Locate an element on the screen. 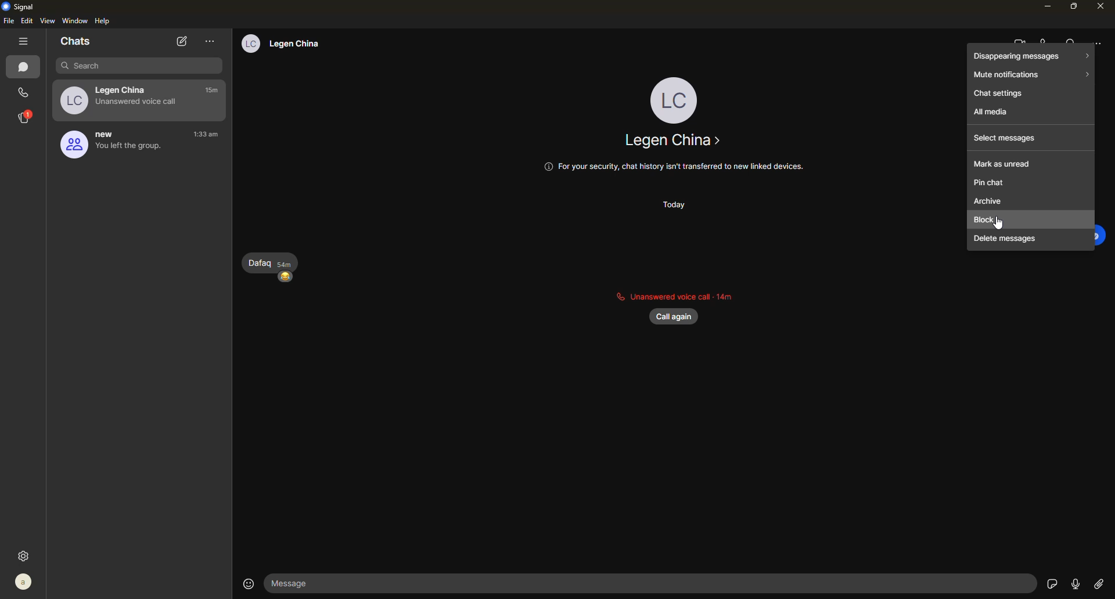  minimize is located at coordinates (1041, 7).